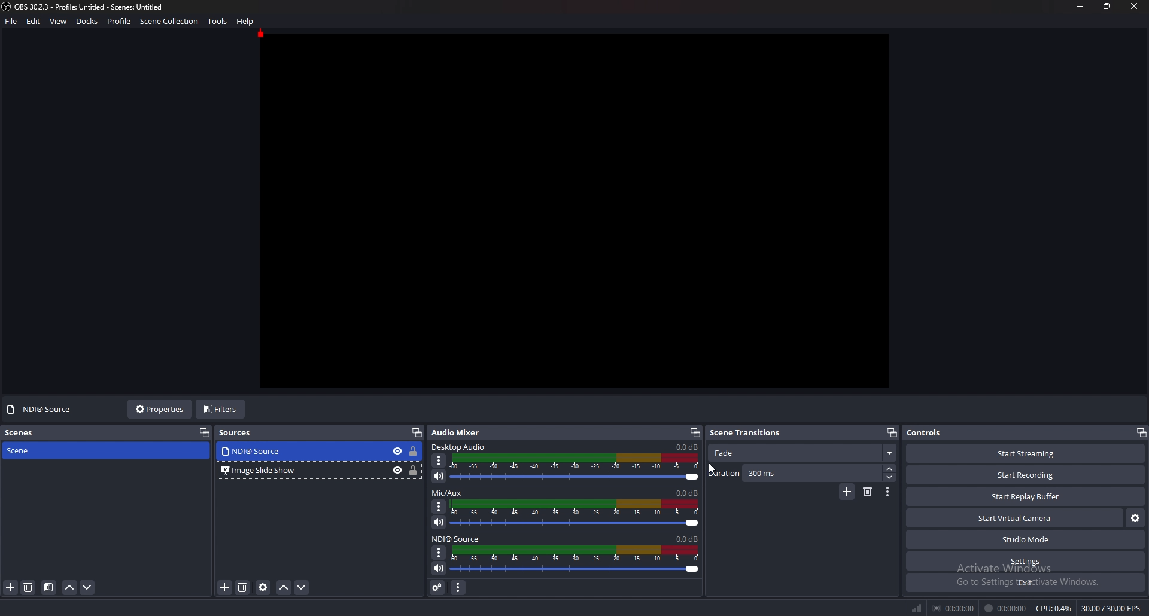 This screenshot has width=1149, height=616. Describe the element at coordinates (847, 492) in the screenshot. I see `add transition` at that location.